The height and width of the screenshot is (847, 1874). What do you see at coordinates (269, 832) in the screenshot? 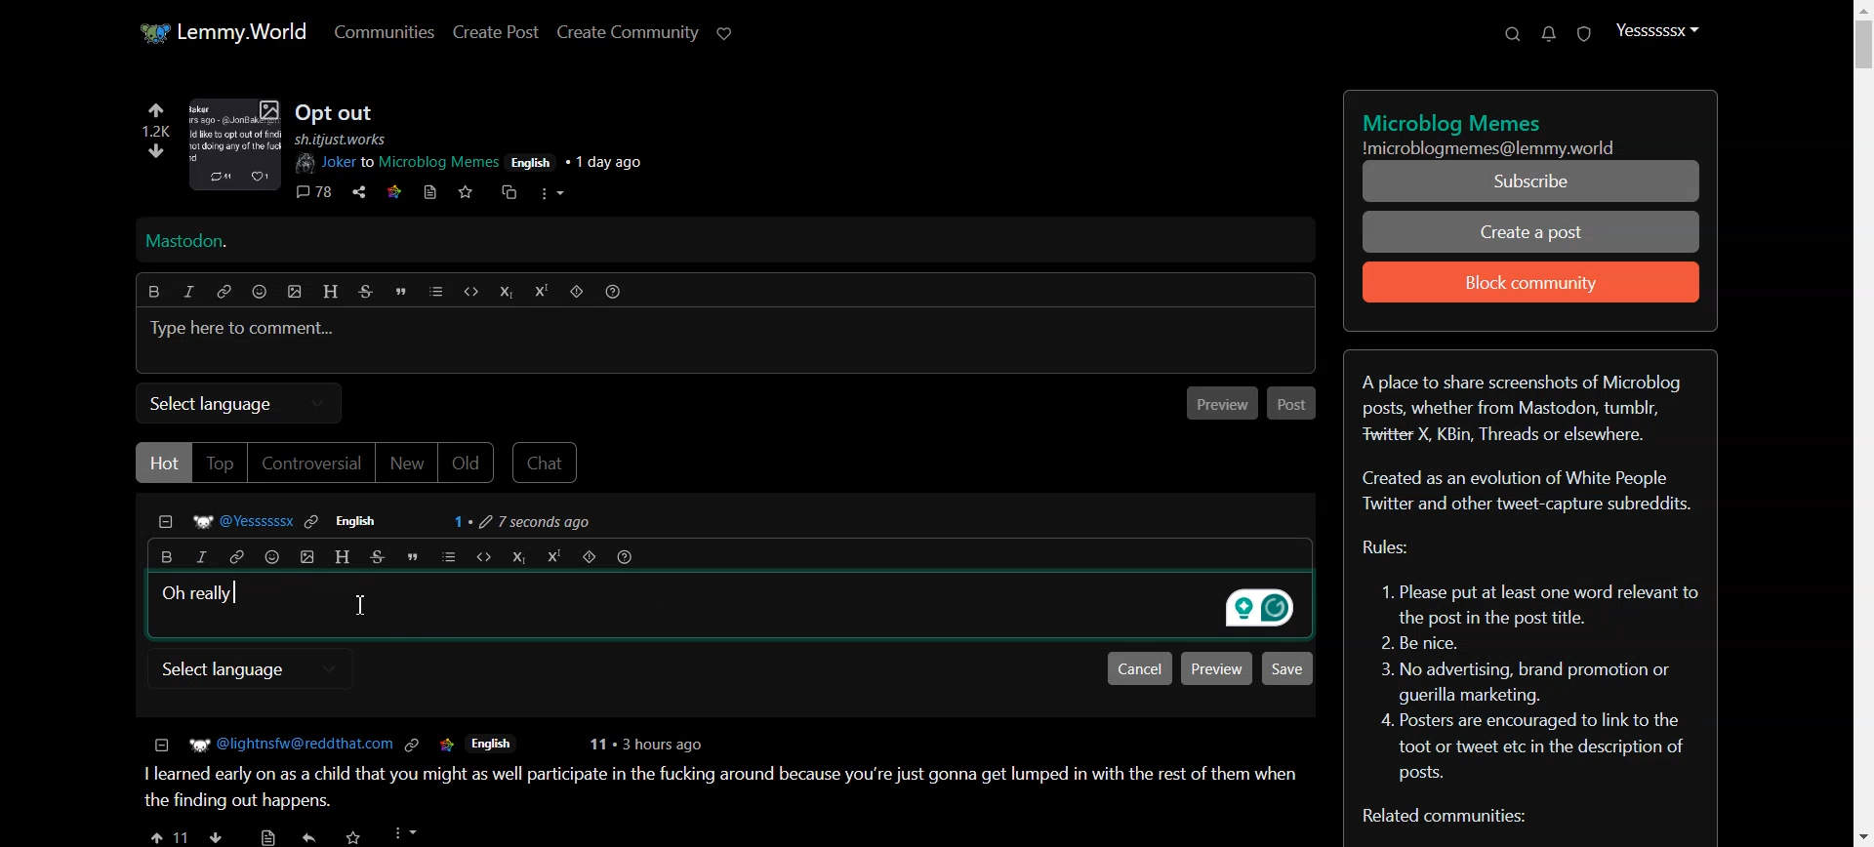
I see `save` at bounding box center [269, 832].